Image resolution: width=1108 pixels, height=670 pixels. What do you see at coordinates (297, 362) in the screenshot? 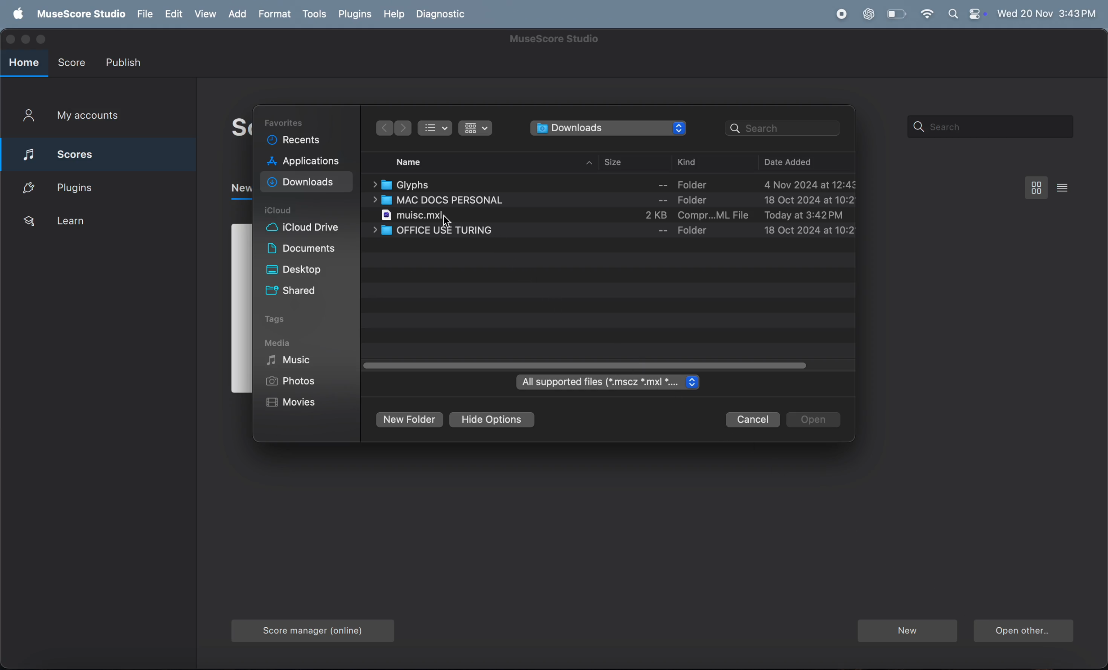
I see `music` at bounding box center [297, 362].